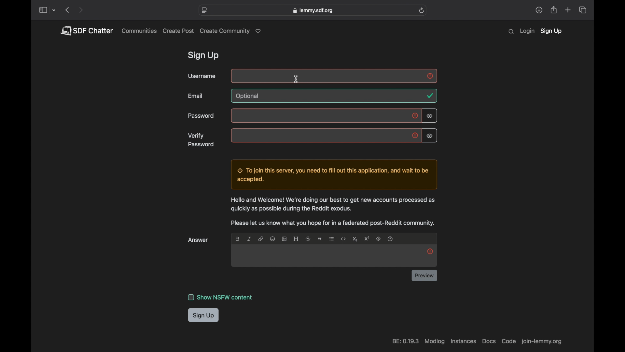 Image resolution: width=625 pixels, height=352 pixels. What do you see at coordinates (463, 341) in the screenshot?
I see `instances` at bounding box center [463, 341].